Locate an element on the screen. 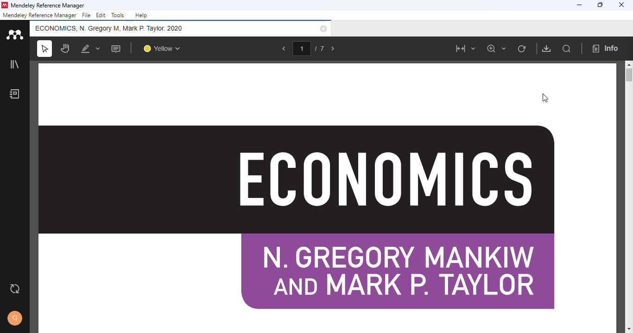  logo is located at coordinates (6, 5).